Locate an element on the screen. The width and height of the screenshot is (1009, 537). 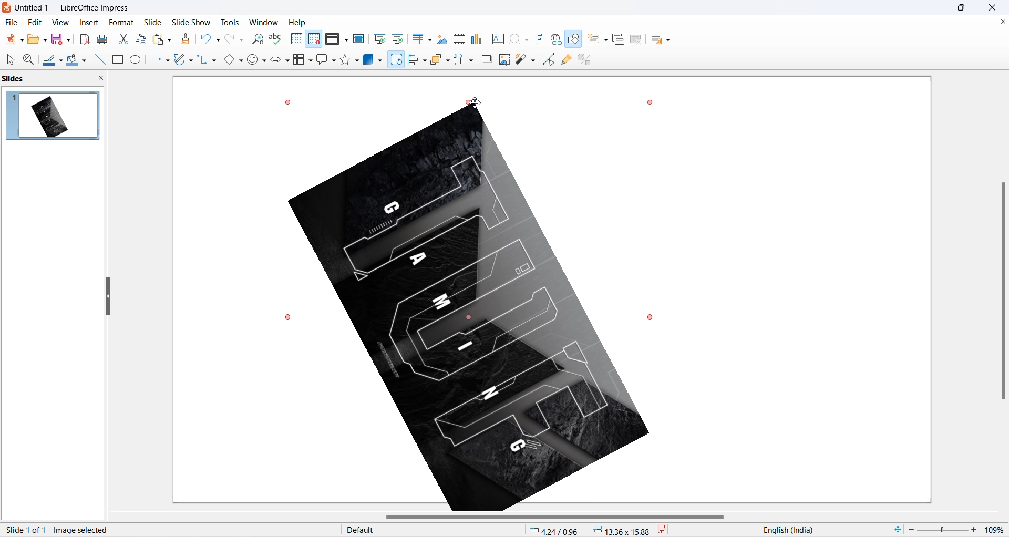
image selected text is located at coordinates (83, 529).